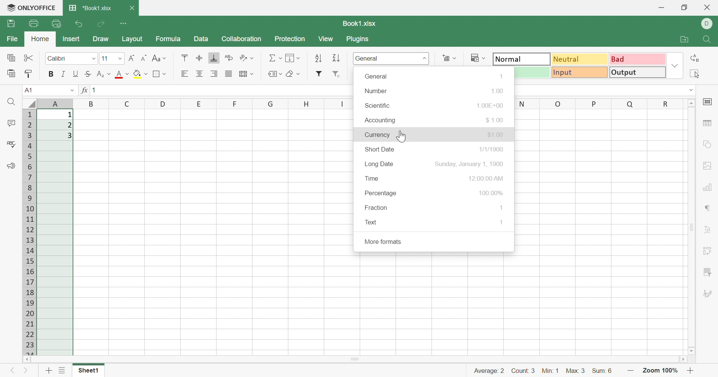 The height and width of the screenshot is (377, 718). I want to click on Input, so click(580, 72).